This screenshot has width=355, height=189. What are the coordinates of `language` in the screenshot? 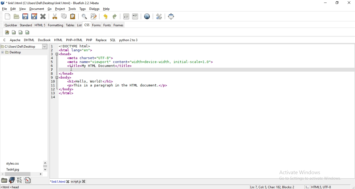 It's located at (20, 180).